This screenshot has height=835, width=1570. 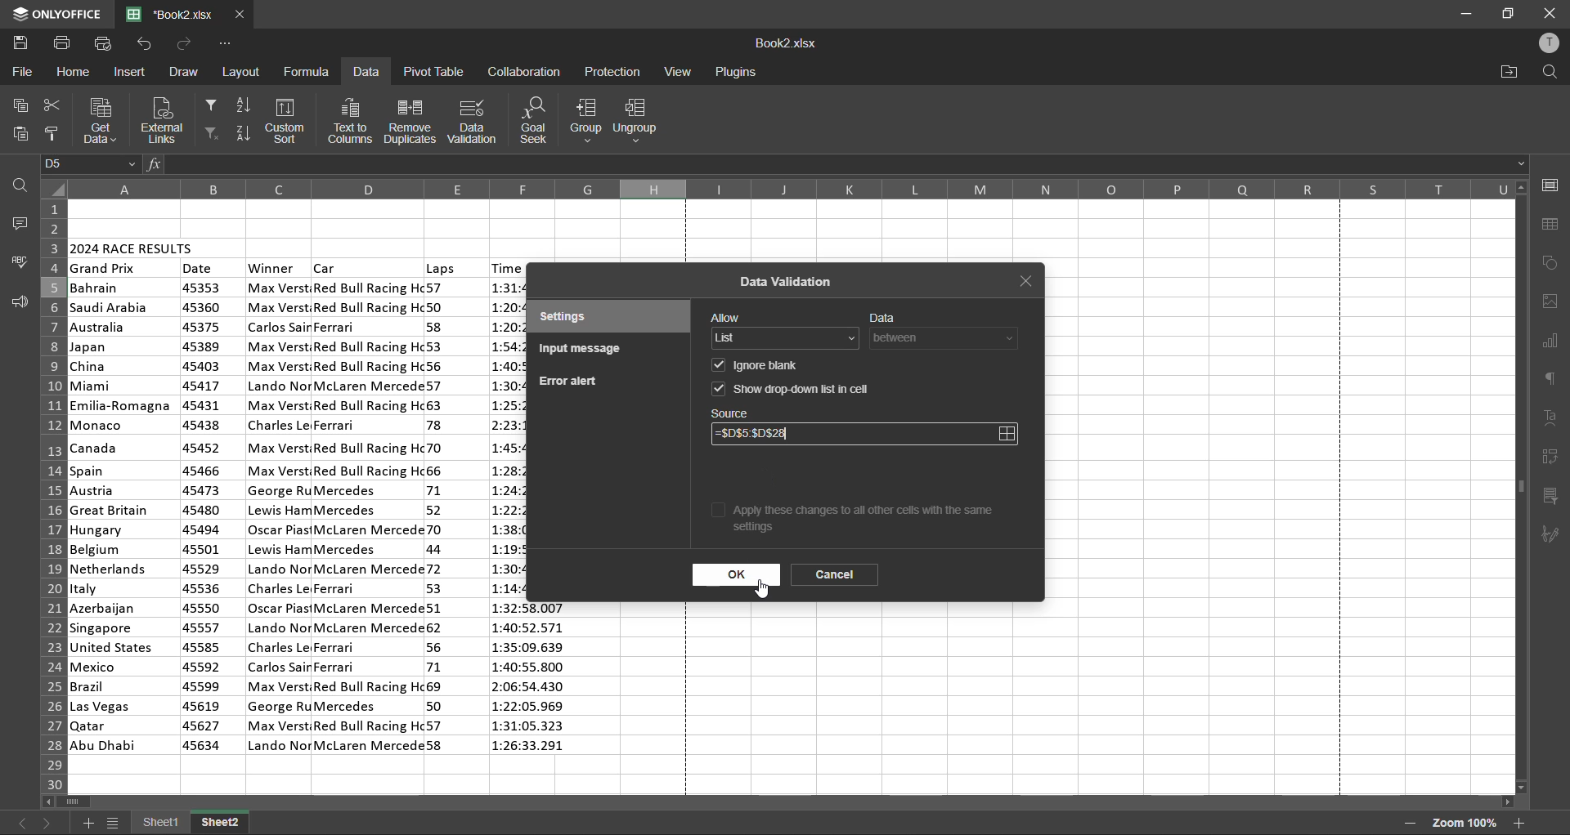 What do you see at coordinates (244, 73) in the screenshot?
I see `layout` at bounding box center [244, 73].